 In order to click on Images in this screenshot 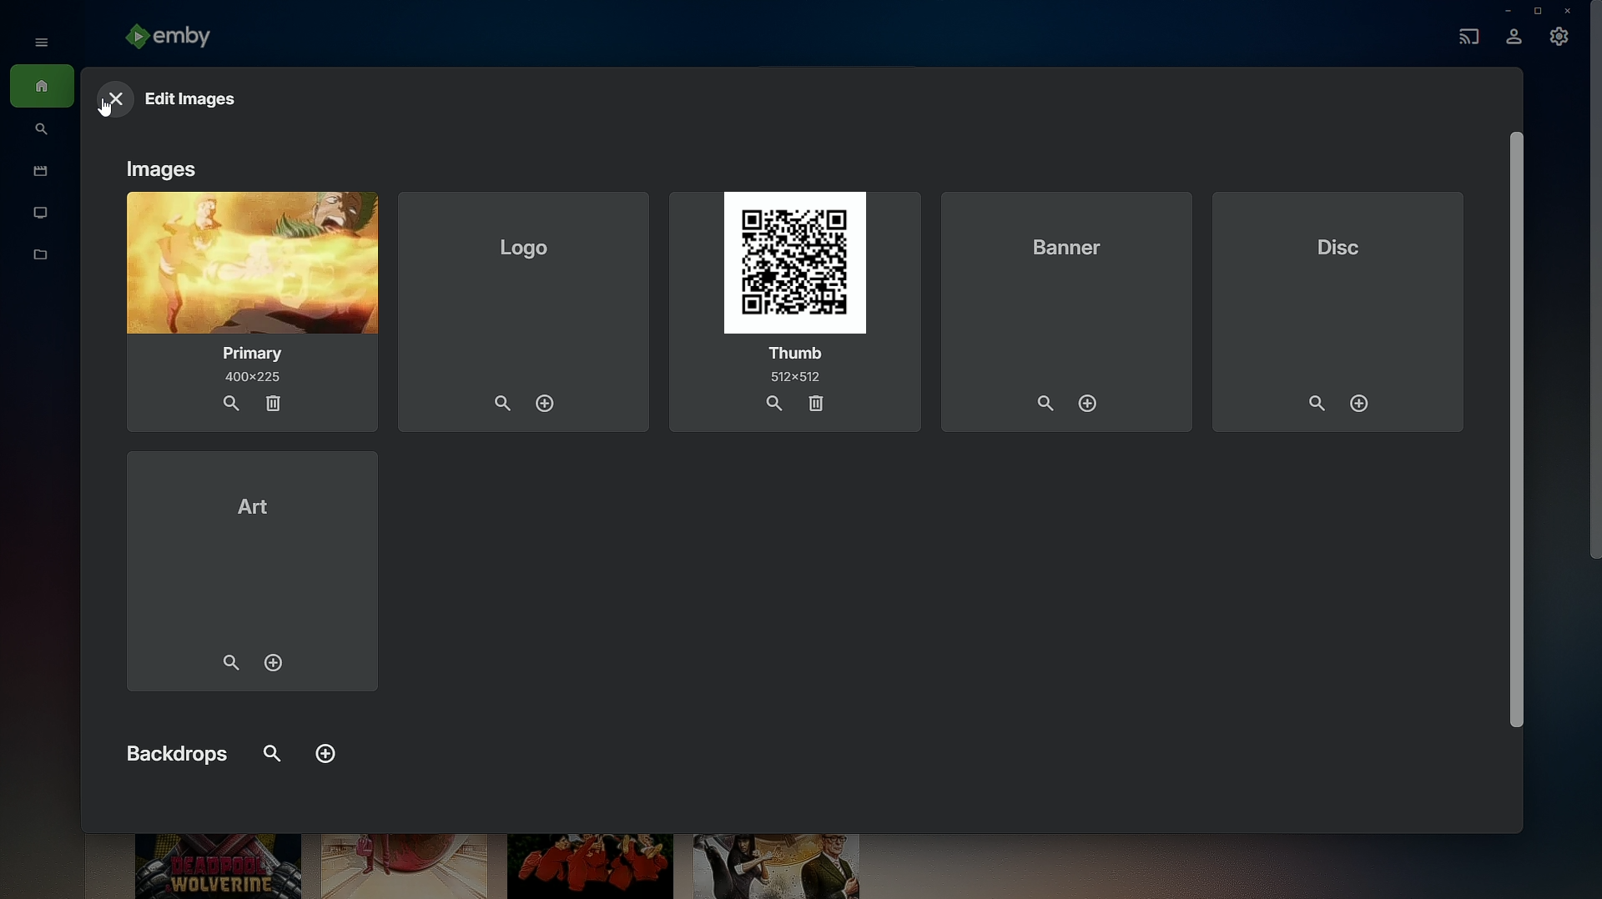, I will do `click(164, 170)`.